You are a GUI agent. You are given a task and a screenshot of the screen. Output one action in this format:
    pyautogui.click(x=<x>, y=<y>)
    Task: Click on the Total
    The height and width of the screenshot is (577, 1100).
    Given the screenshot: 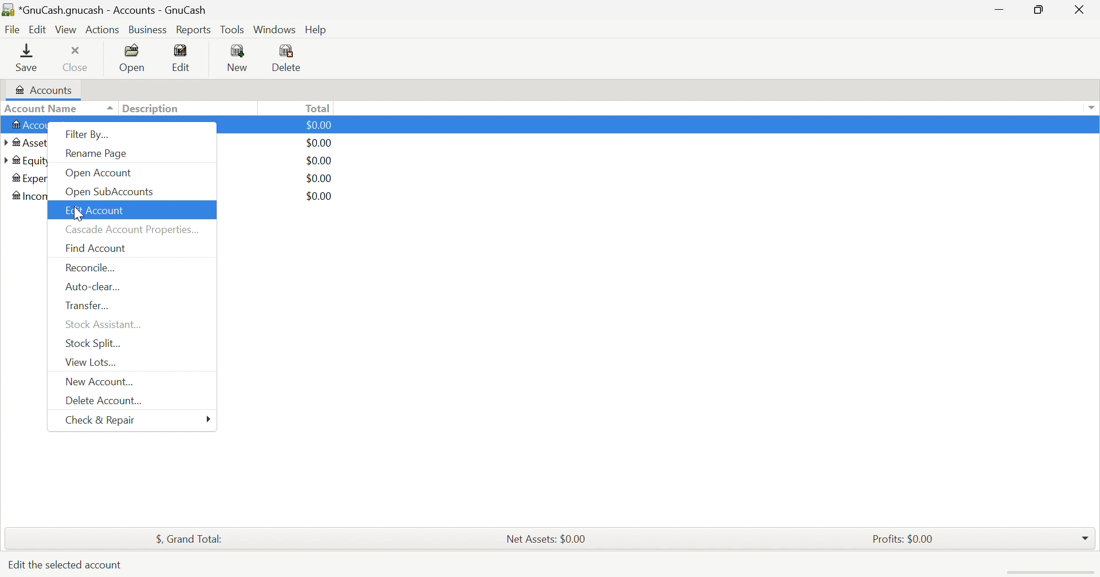 What is the action you would take?
    pyautogui.click(x=316, y=108)
    